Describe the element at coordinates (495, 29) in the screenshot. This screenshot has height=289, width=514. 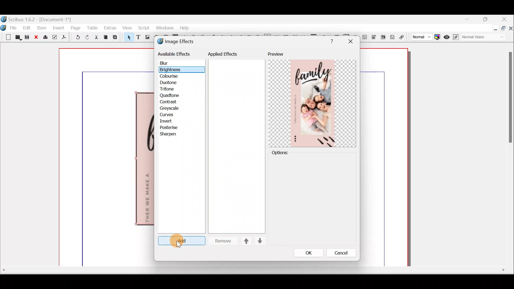
I see `Minimise` at that location.